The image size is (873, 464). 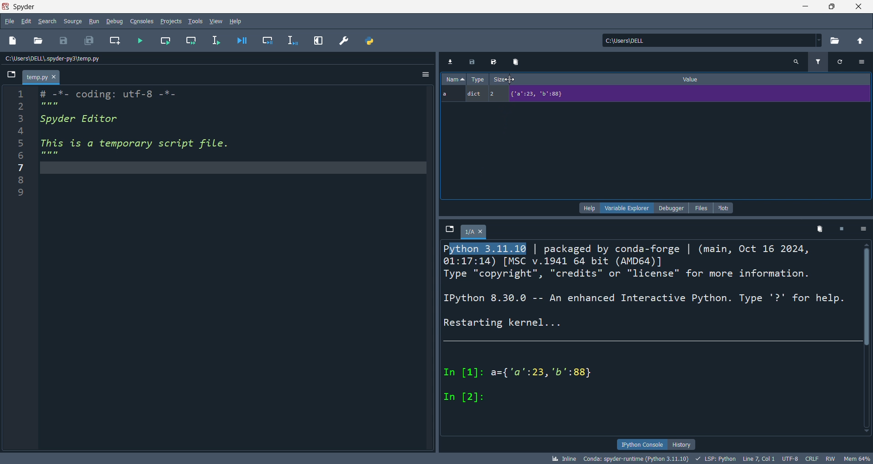 I want to click on tab, so click(x=474, y=231).